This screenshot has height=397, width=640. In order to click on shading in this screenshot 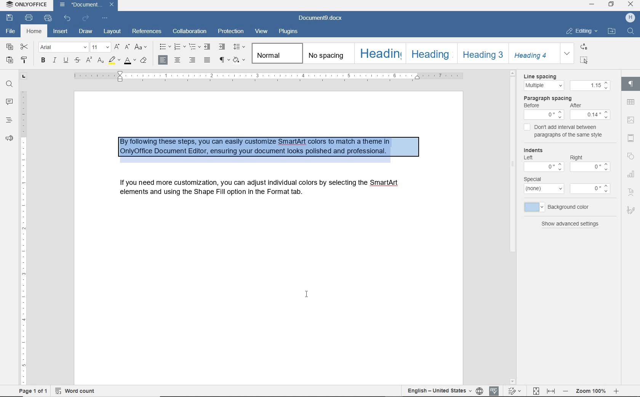, I will do `click(239, 60)`.